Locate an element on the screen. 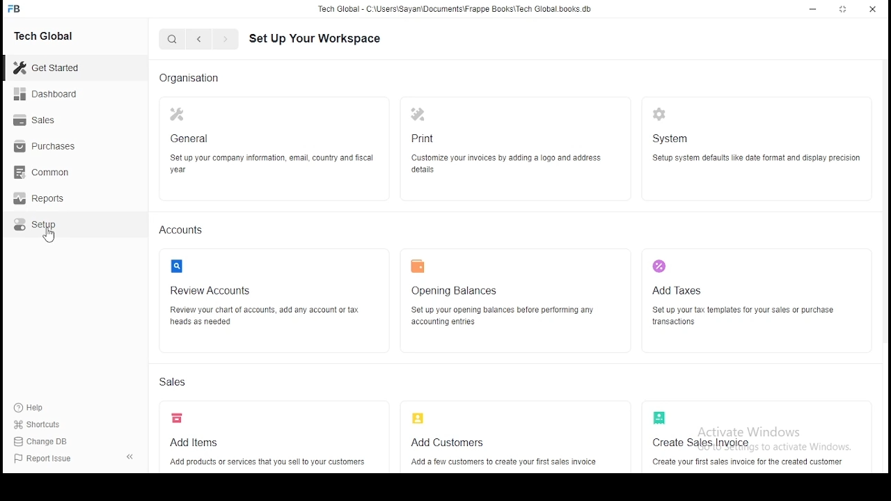  go back  is located at coordinates (200, 40).